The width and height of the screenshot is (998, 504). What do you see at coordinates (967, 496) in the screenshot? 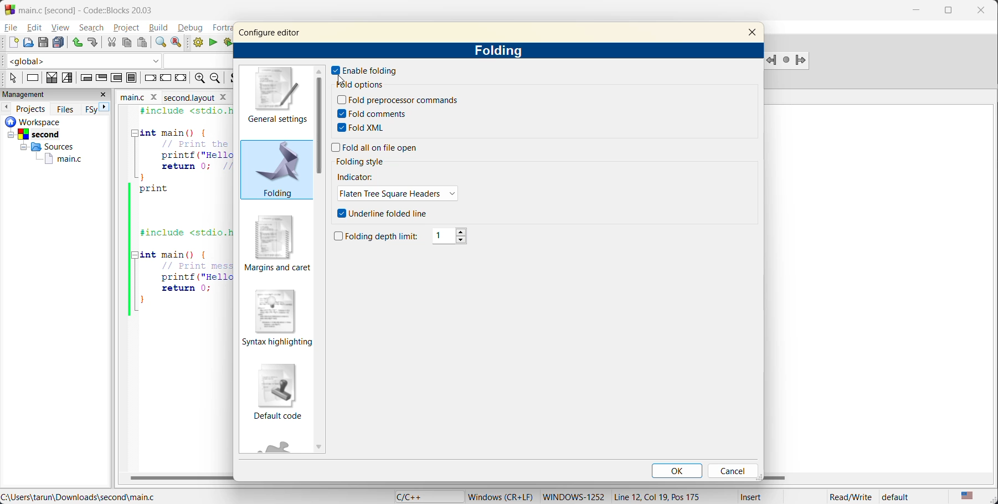
I see `text language` at bounding box center [967, 496].